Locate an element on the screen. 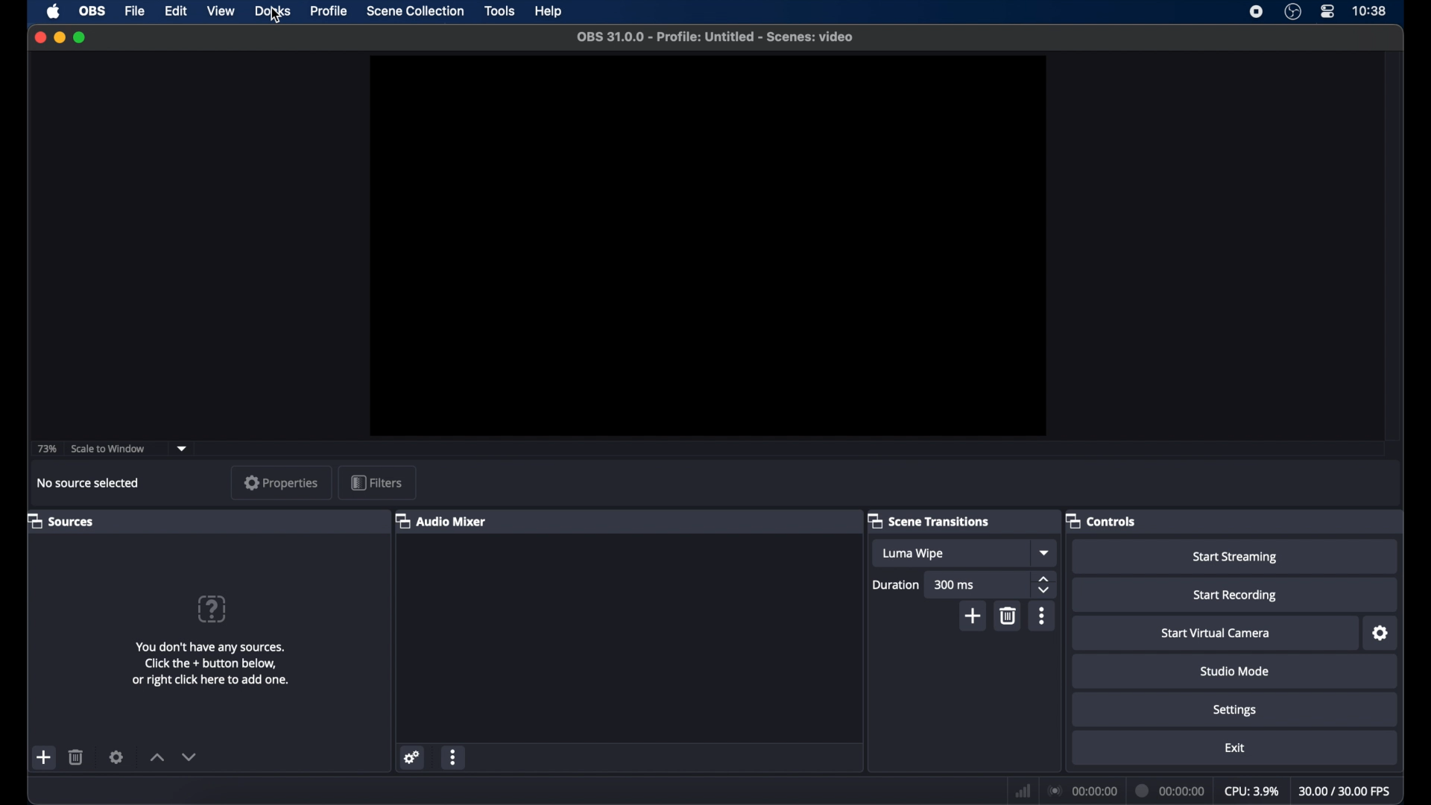 The height and width of the screenshot is (805, 1431). sources is located at coordinates (62, 520).